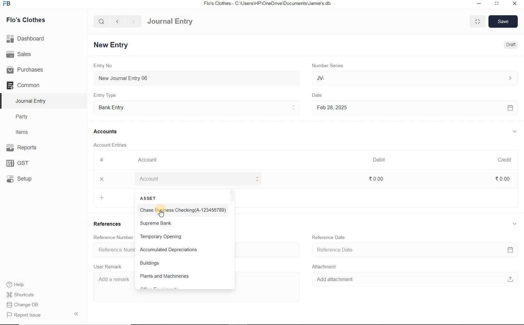 The height and width of the screenshot is (325, 524). Describe the element at coordinates (414, 250) in the screenshot. I see `Reference Date` at that location.